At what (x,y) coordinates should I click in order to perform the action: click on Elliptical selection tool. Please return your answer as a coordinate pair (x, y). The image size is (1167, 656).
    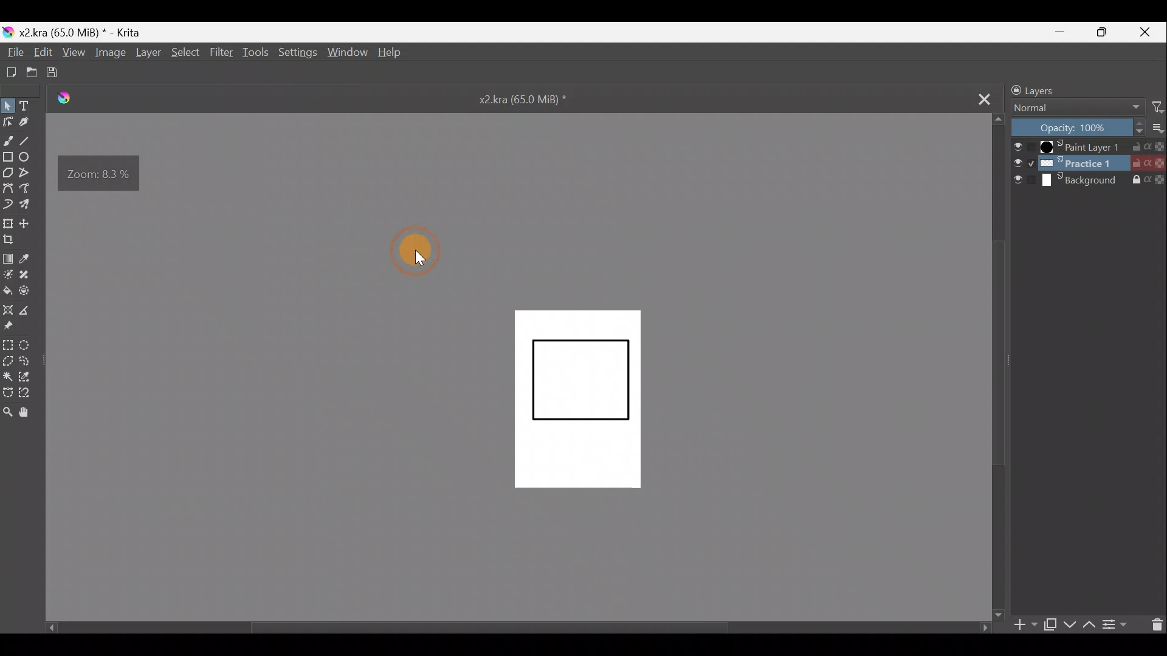
    Looking at the image, I should click on (30, 345).